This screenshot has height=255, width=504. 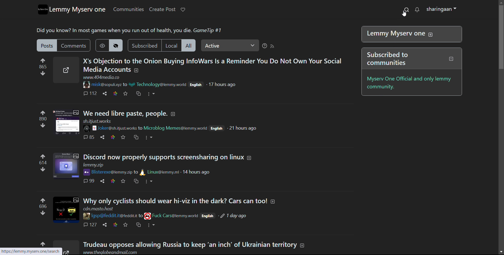 What do you see at coordinates (103, 225) in the screenshot?
I see `share` at bounding box center [103, 225].